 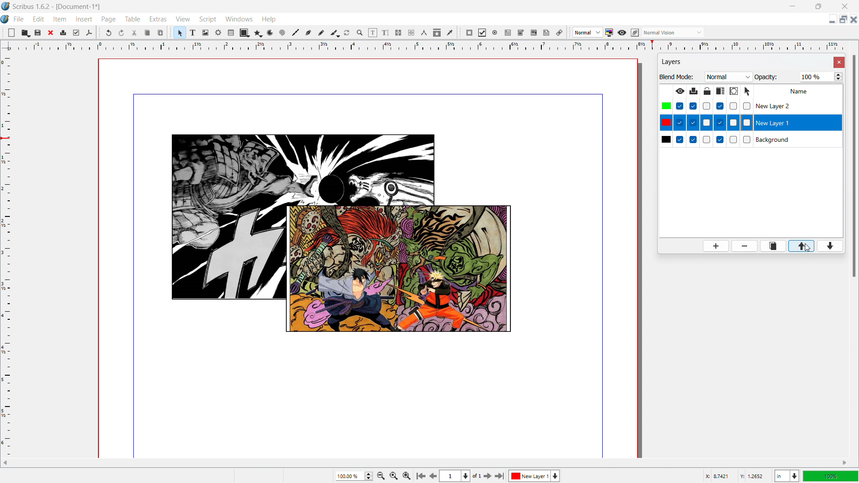 What do you see at coordinates (424, 33) in the screenshot?
I see `measurements` at bounding box center [424, 33].